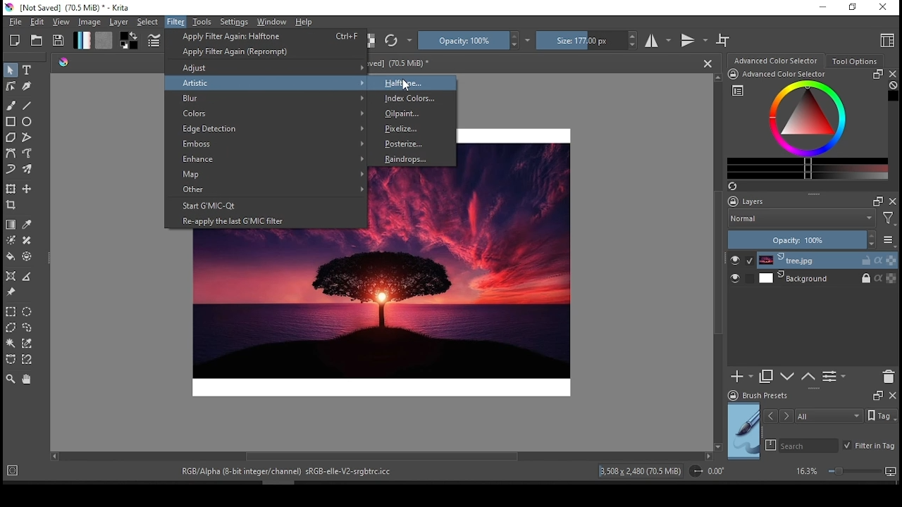 This screenshot has width=902, height=507. I want to click on color selection wheel, so click(777, 60).